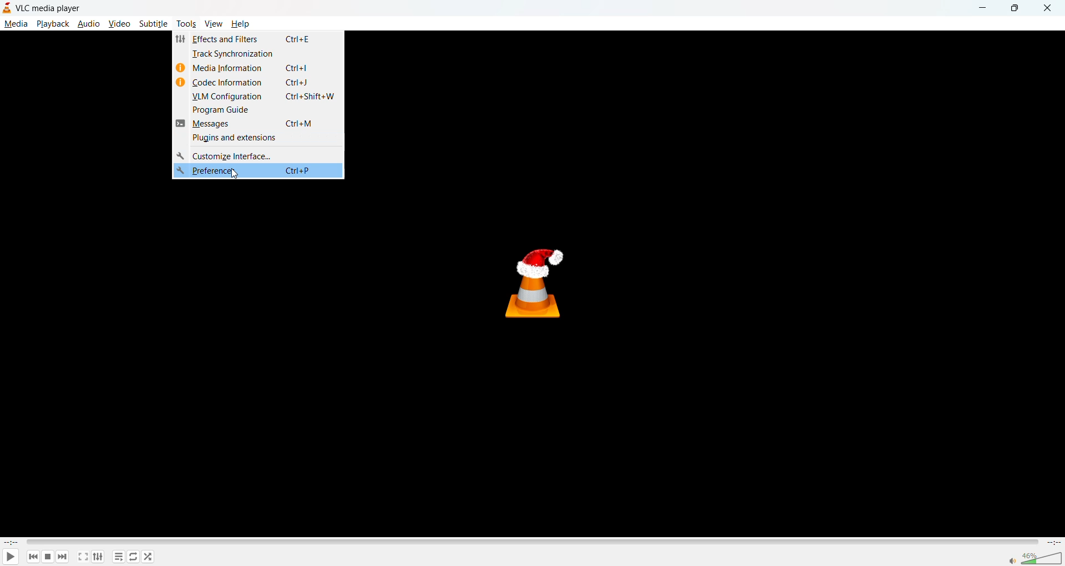 Image resolution: width=1065 pixels, height=566 pixels. Describe the element at coordinates (253, 124) in the screenshot. I see `messages` at that location.